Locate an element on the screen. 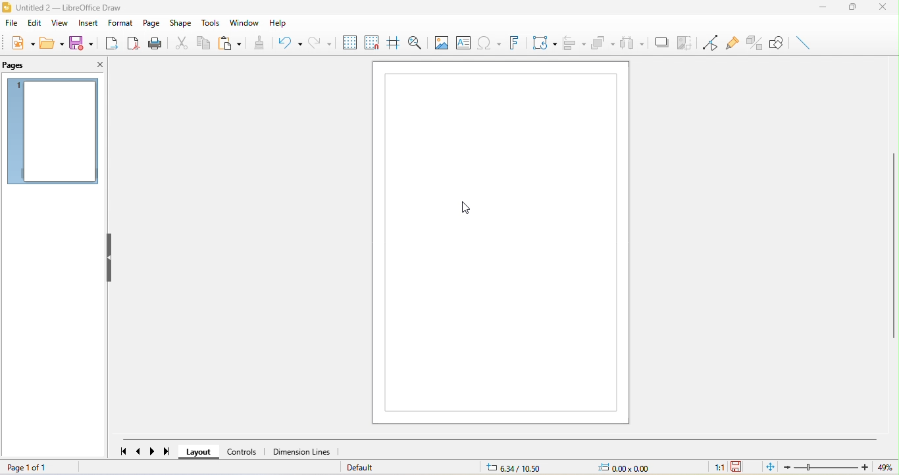 Image resolution: width=899 pixels, height=475 pixels. page 1 of 1 is located at coordinates (31, 466).